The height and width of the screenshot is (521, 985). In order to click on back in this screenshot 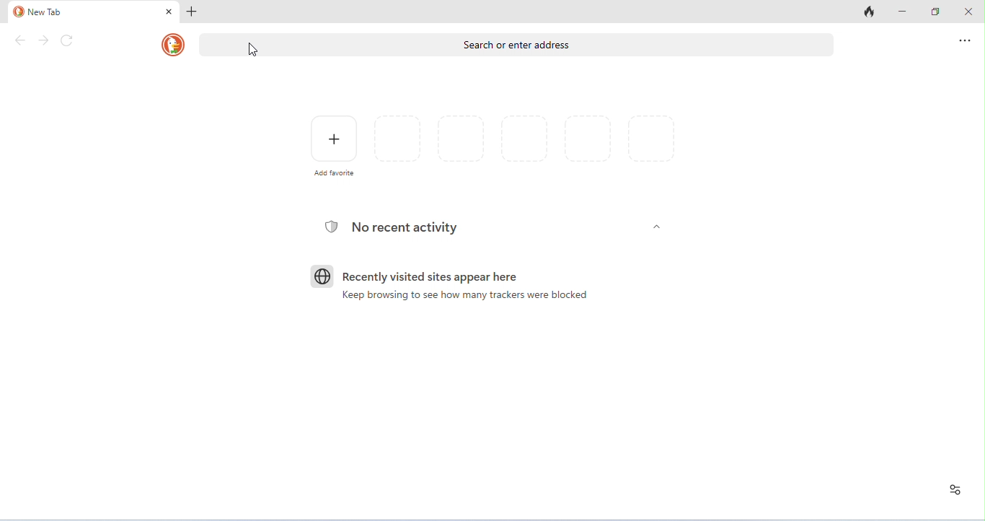, I will do `click(21, 40)`.